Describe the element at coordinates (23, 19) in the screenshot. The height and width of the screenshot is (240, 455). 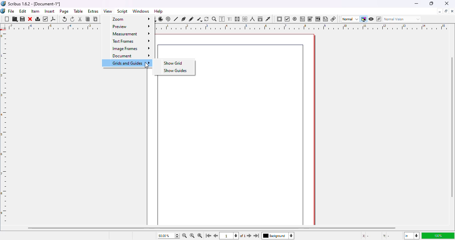
I see `save` at that location.